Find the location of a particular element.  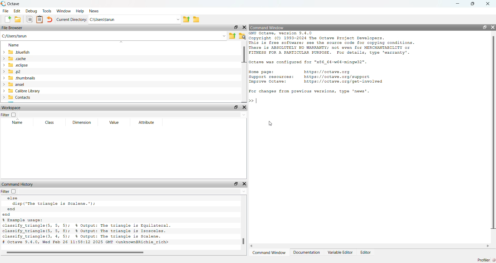

documentation is located at coordinates (307, 252).